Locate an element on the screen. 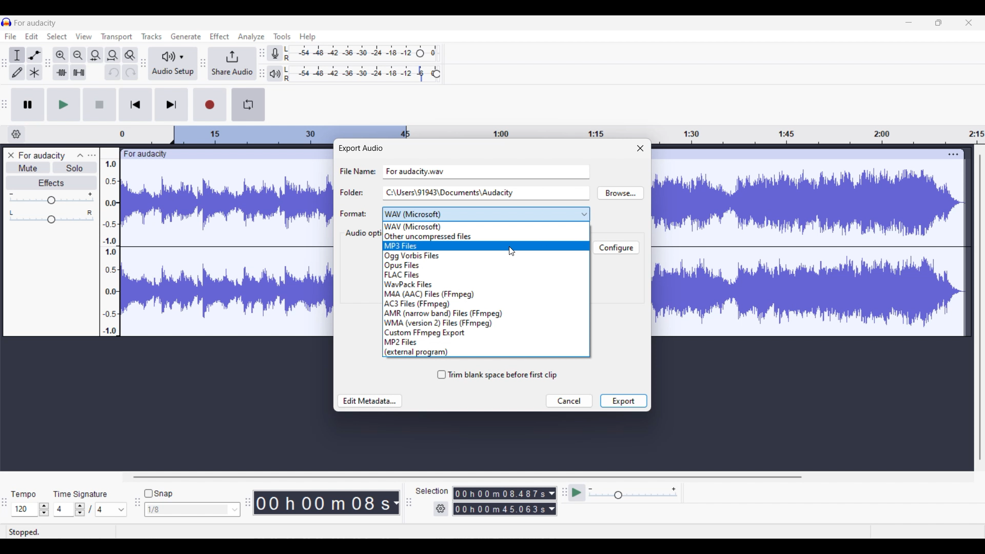  Close interface is located at coordinates (969, 23).